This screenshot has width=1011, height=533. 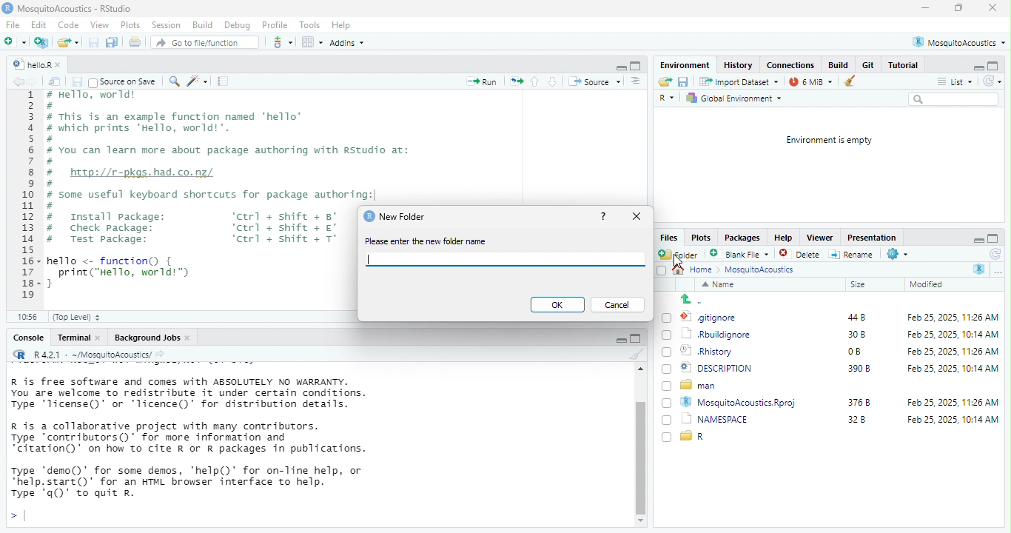 What do you see at coordinates (19, 355) in the screenshot?
I see `r studio logo` at bounding box center [19, 355].